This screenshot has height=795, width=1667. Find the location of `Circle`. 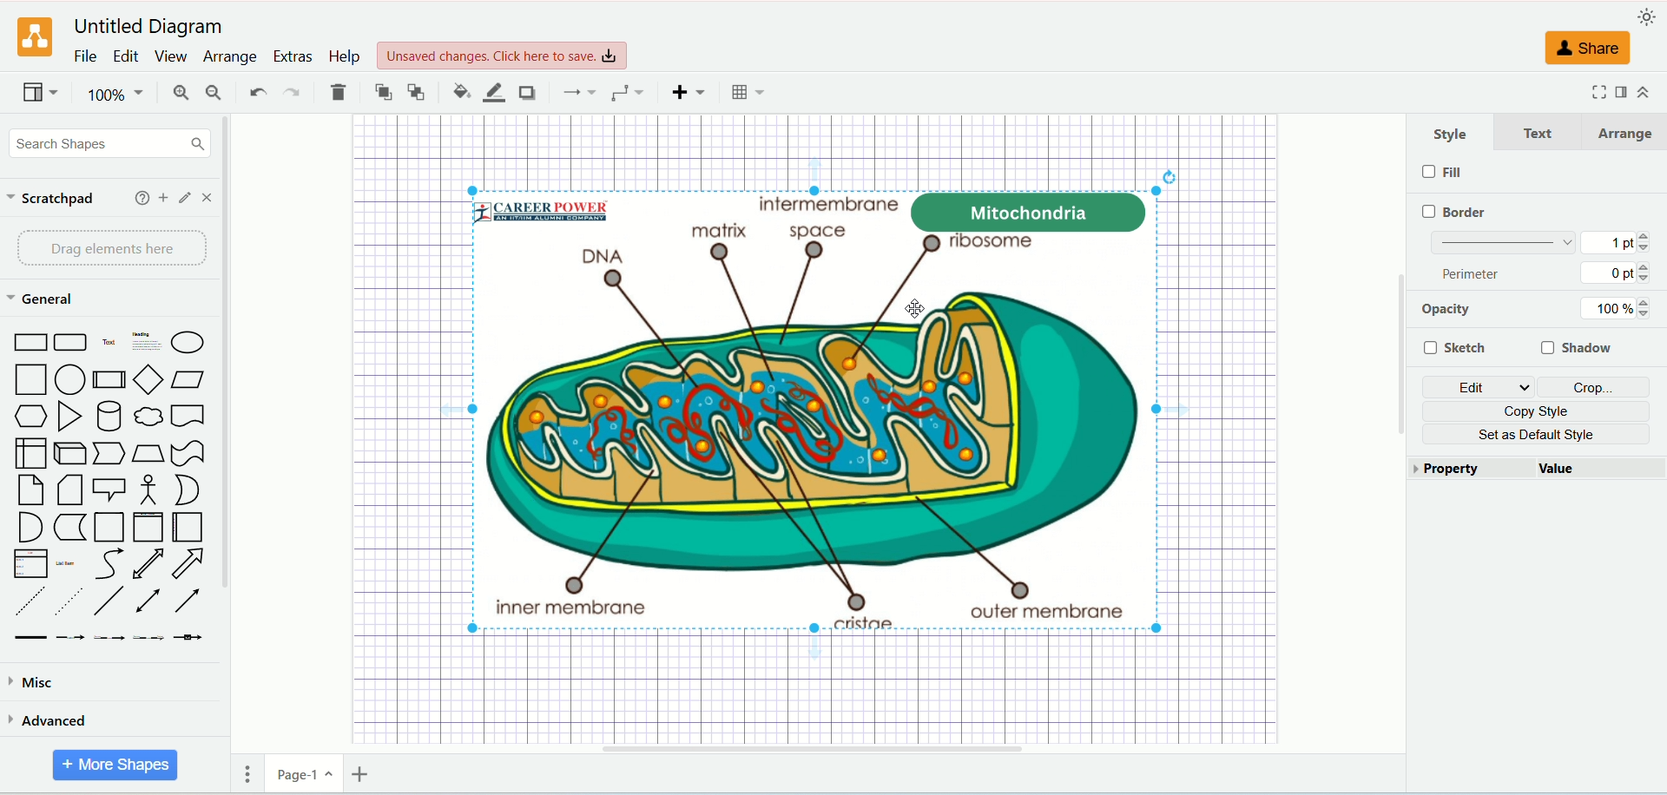

Circle is located at coordinates (69, 380).